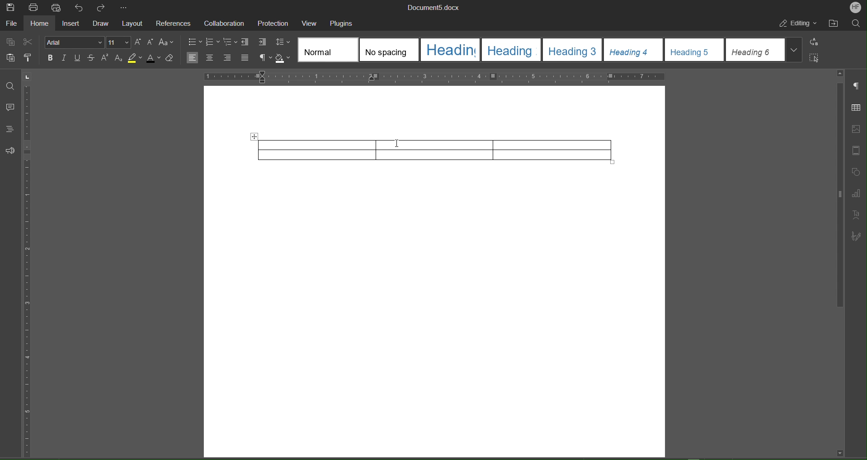  What do you see at coordinates (451, 50) in the screenshot?
I see `heading 1` at bounding box center [451, 50].